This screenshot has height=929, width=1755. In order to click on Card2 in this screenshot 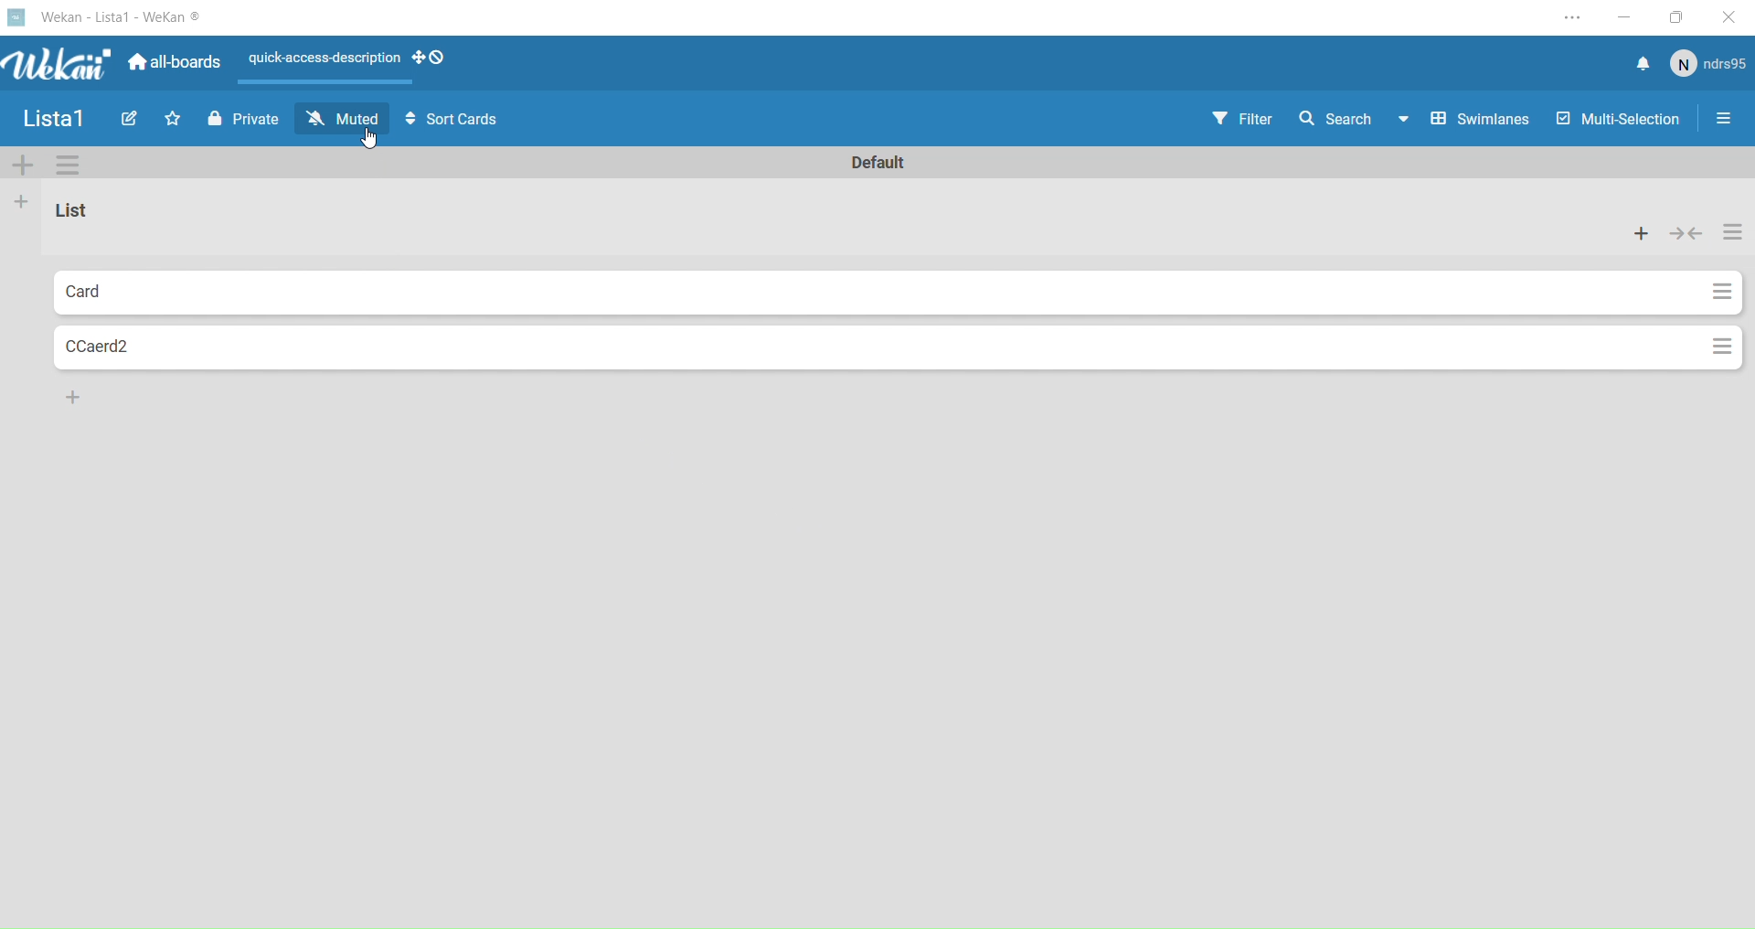, I will do `click(151, 349)`.